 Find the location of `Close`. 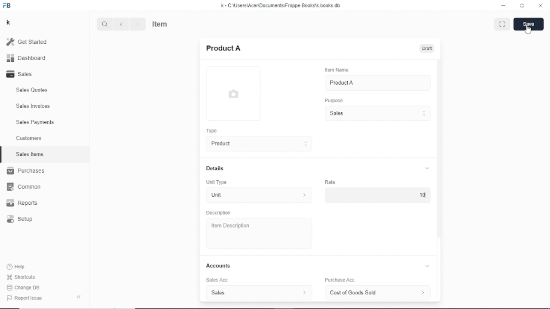

Close is located at coordinates (541, 6).